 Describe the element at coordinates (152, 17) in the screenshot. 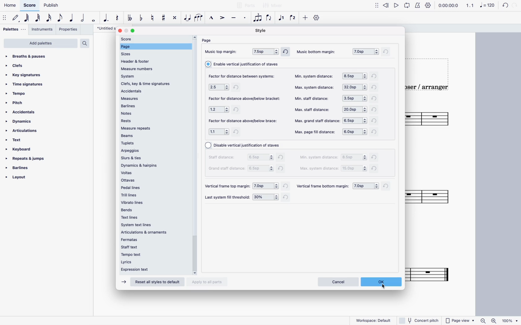

I see `toggle natural` at that location.